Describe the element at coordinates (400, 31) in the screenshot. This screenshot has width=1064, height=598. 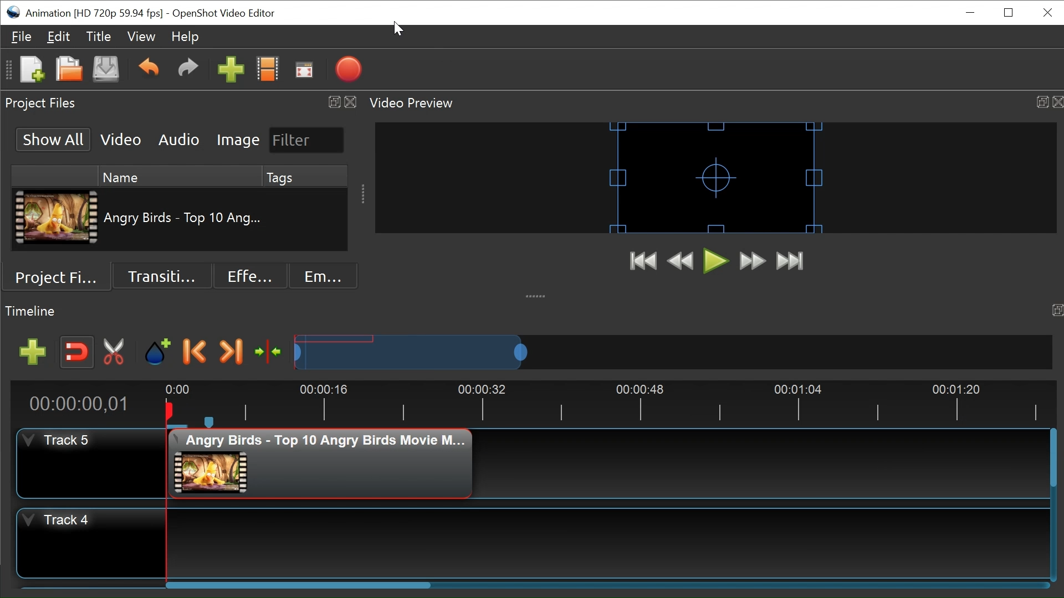
I see `Cursor` at that location.